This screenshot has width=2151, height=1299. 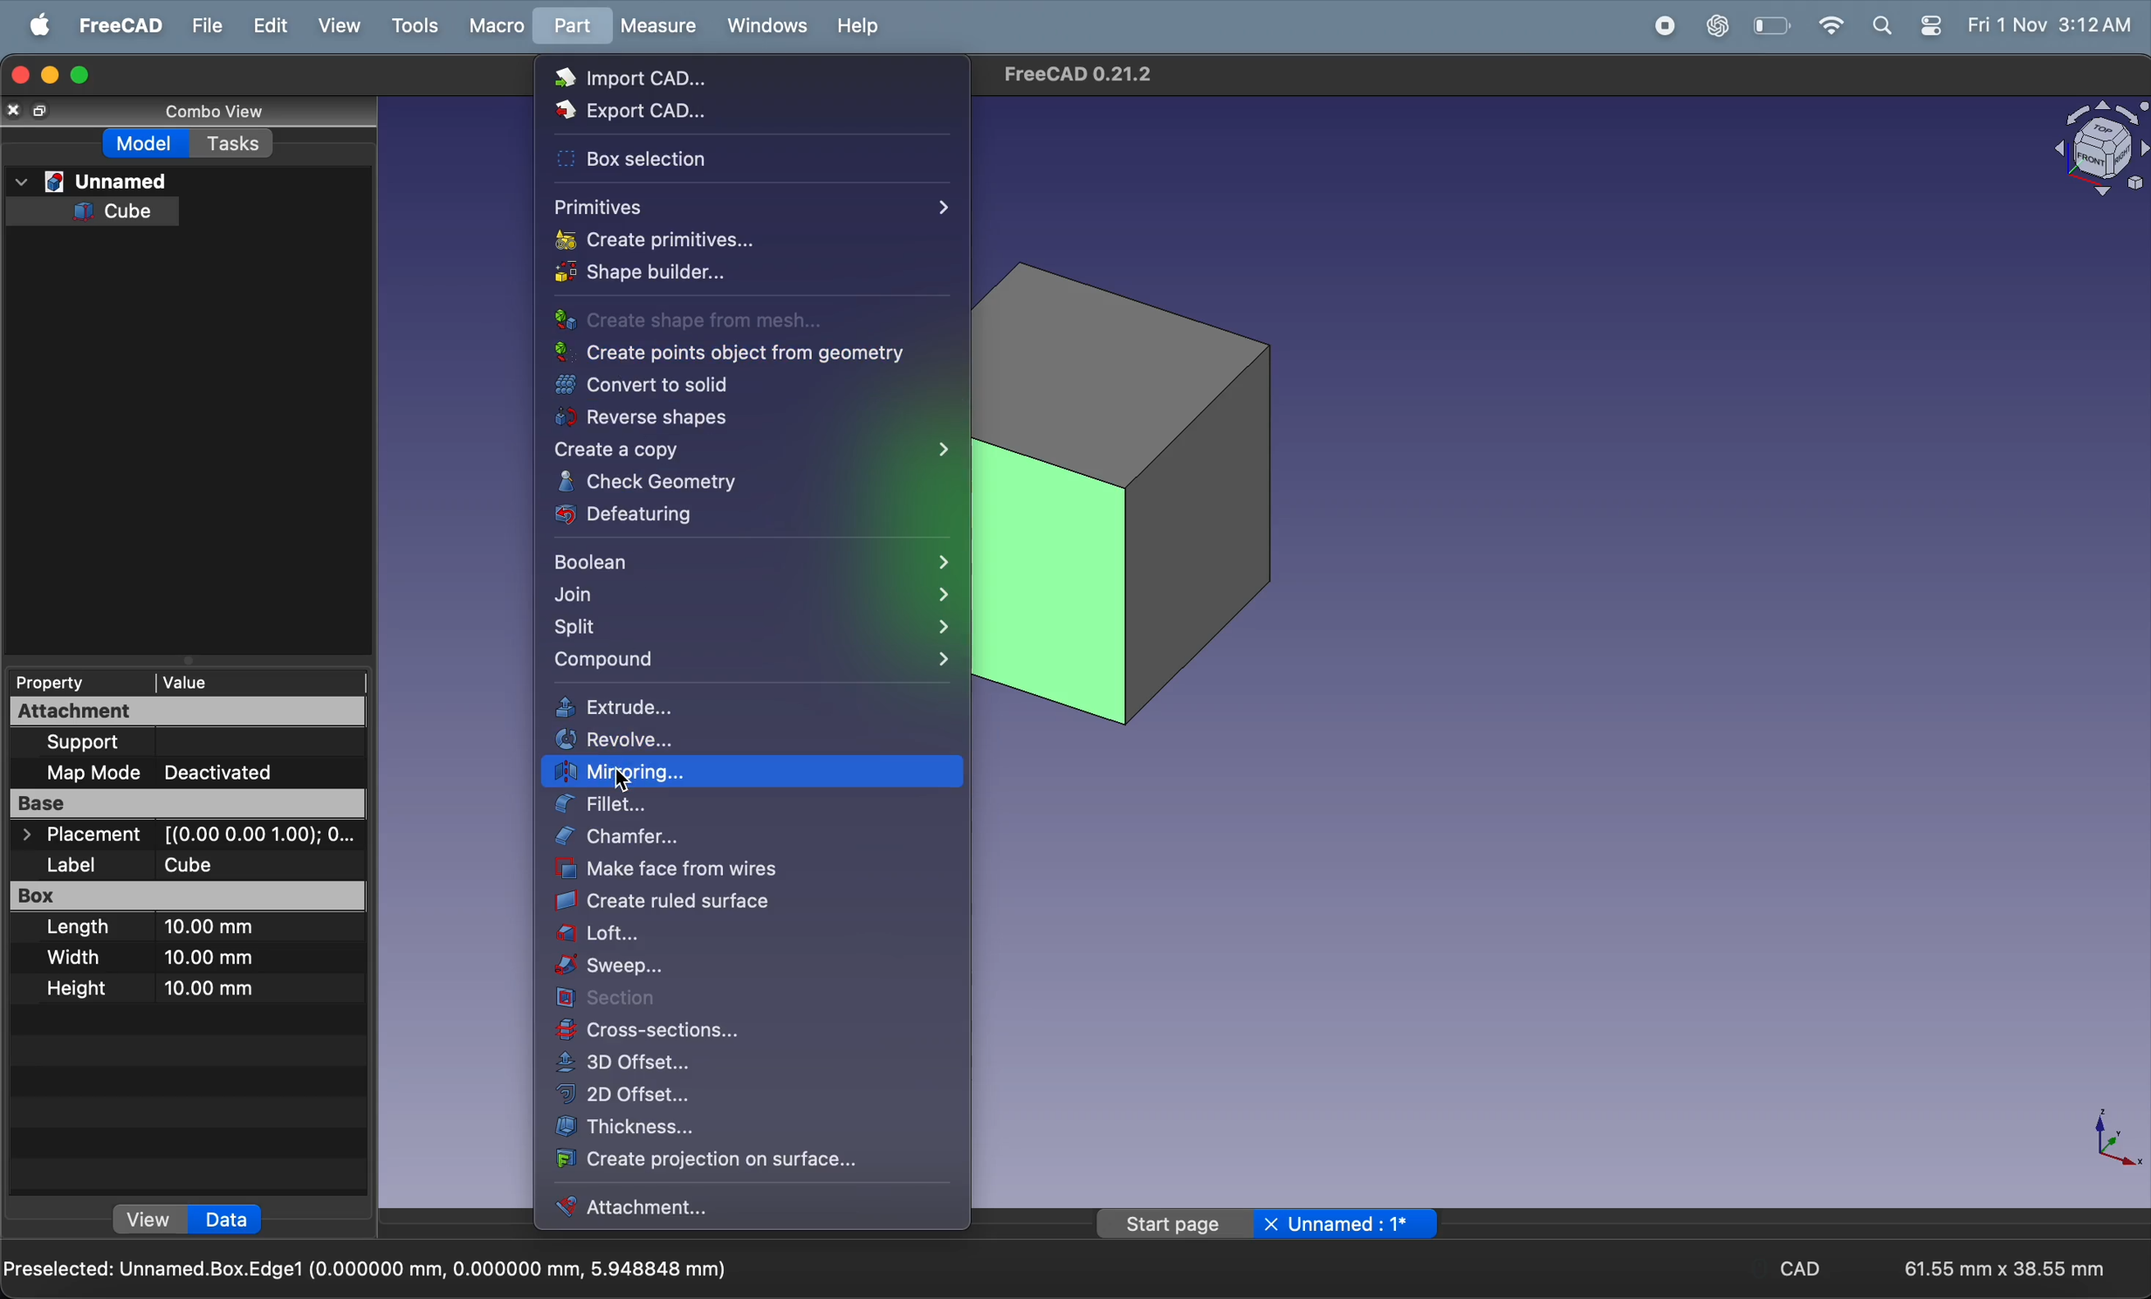 I want to click on cad, so click(x=1804, y=1268).